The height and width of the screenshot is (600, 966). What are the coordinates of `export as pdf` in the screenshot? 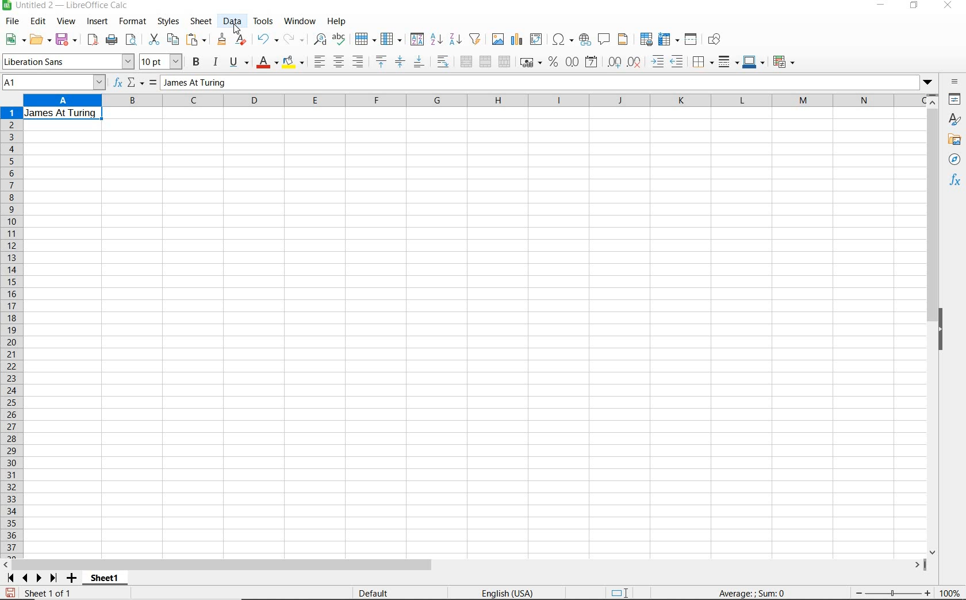 It's located at (91, 40).